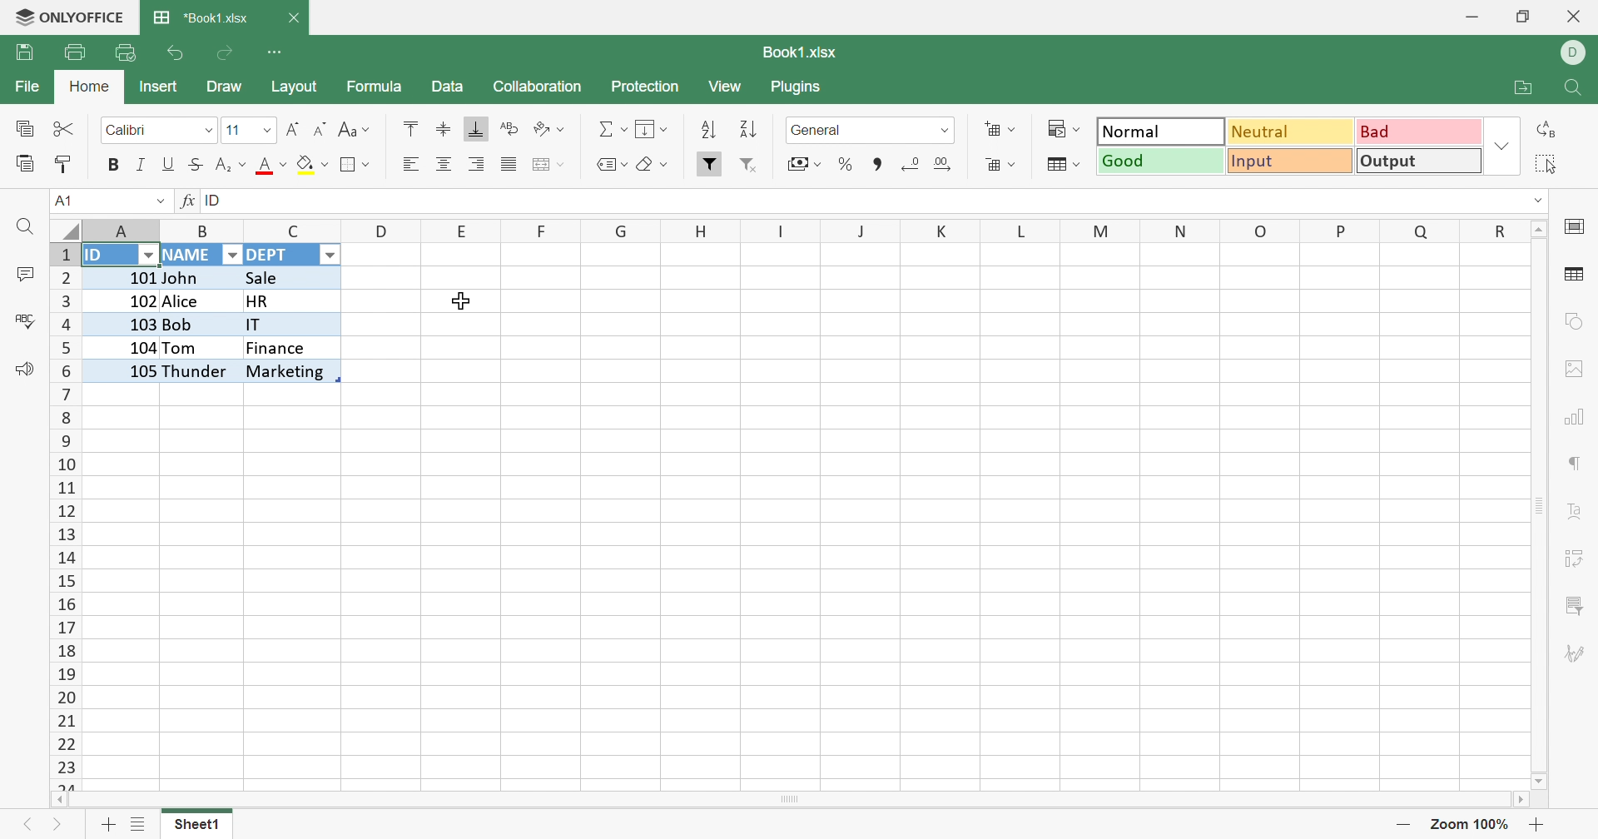 The image size is (1598, 839). I want to click on Open file location, so click(1516, 90).